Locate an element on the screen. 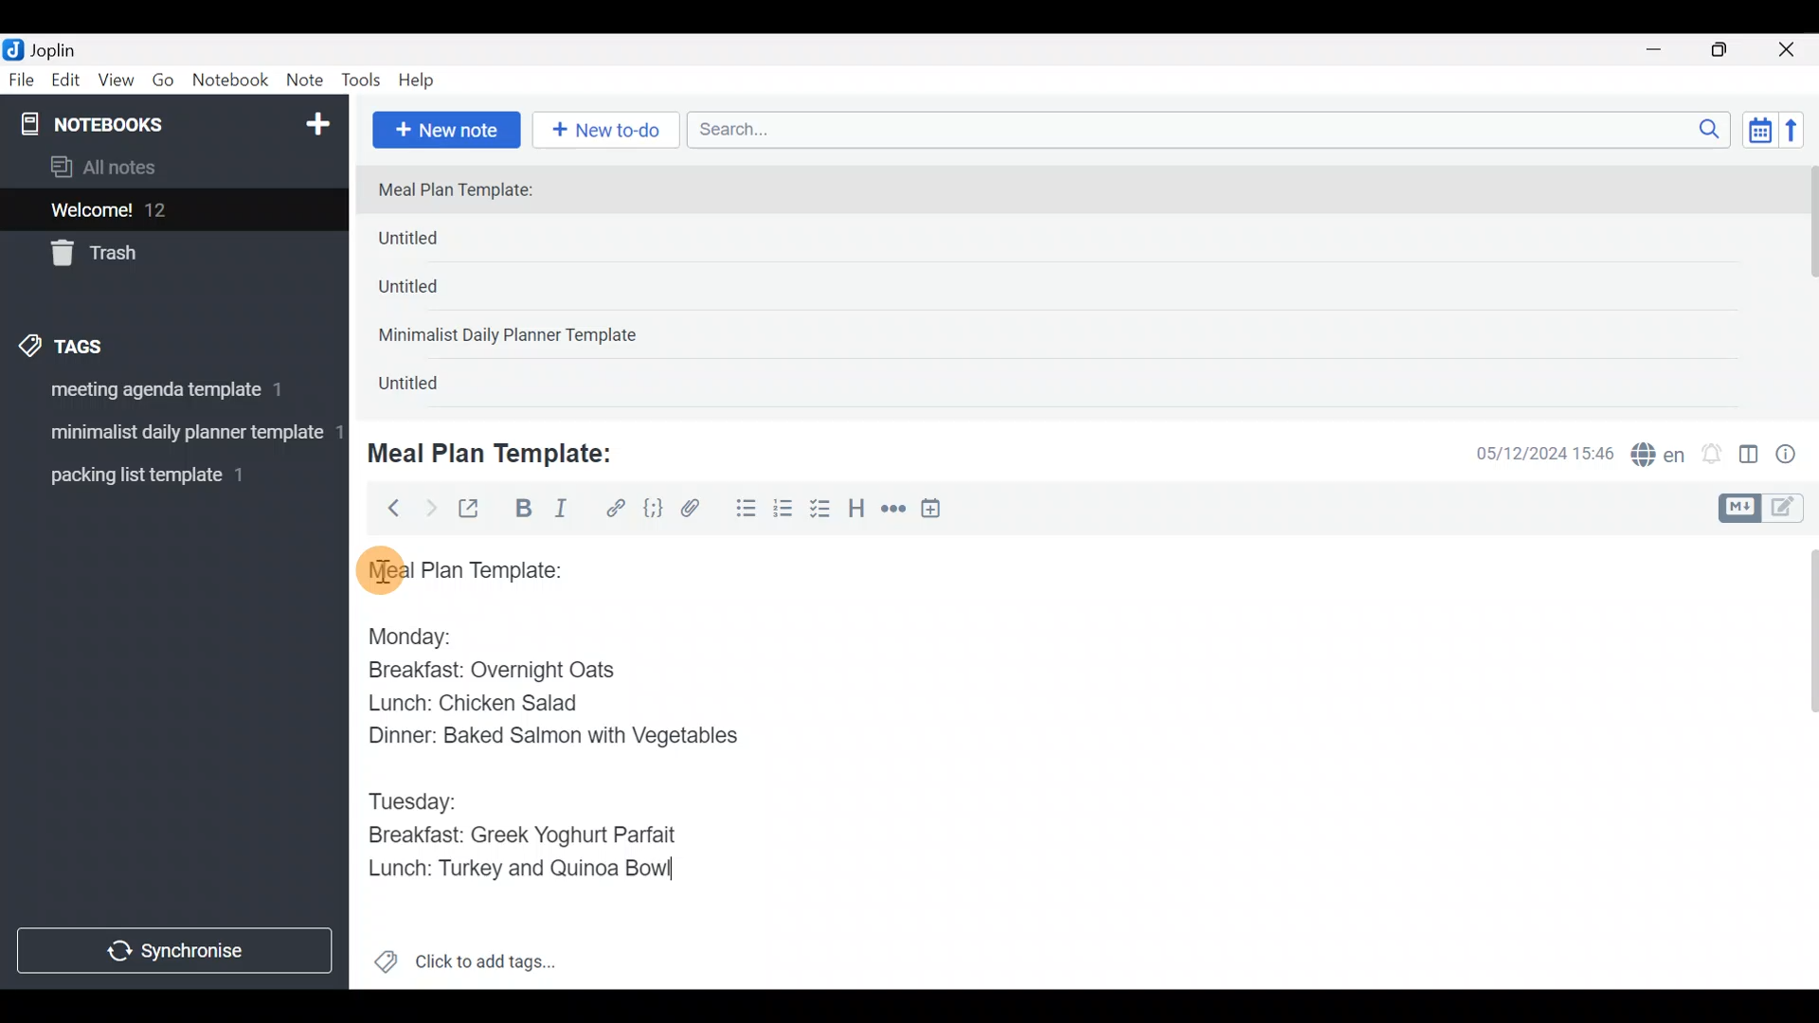  Breakfast: Greek Yoghurt Parfait is located at coordinates (526, 837).